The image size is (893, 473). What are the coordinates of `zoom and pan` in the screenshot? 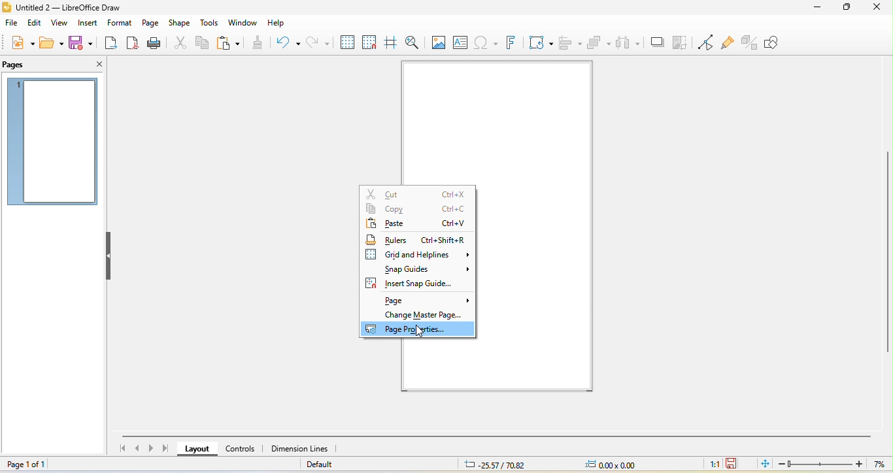 It's located at (411, 42).